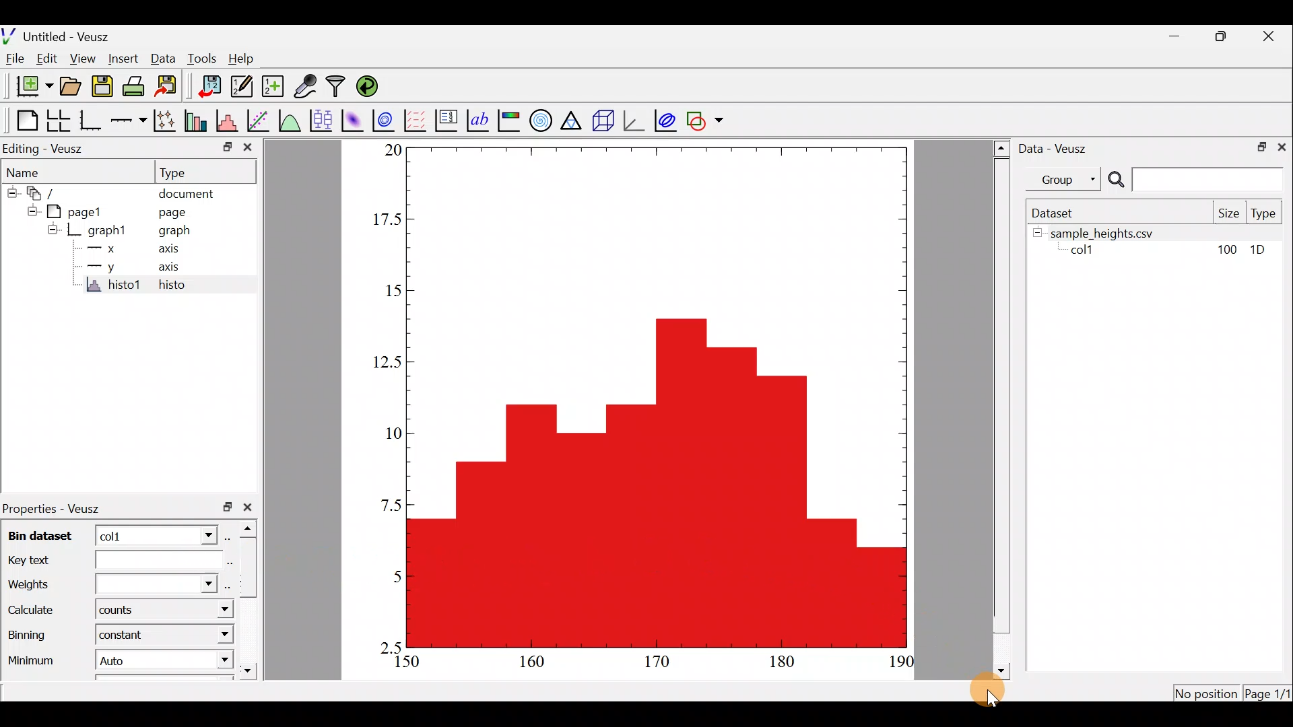  What do you see at coordinates (1037, 232) in the screenshot?
I see `hide` at bounding box center [1037, 232].